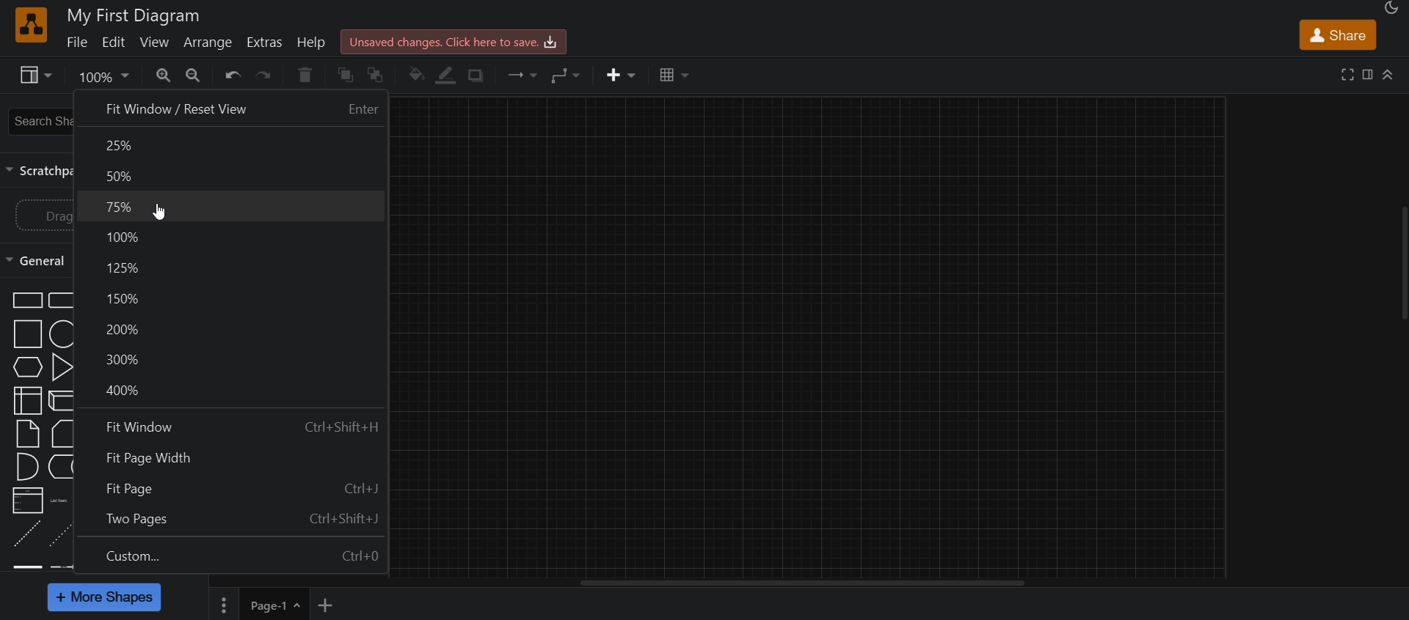 This screenshot has height=620, width=1409. I want to click on add new page, so click(332, 605).